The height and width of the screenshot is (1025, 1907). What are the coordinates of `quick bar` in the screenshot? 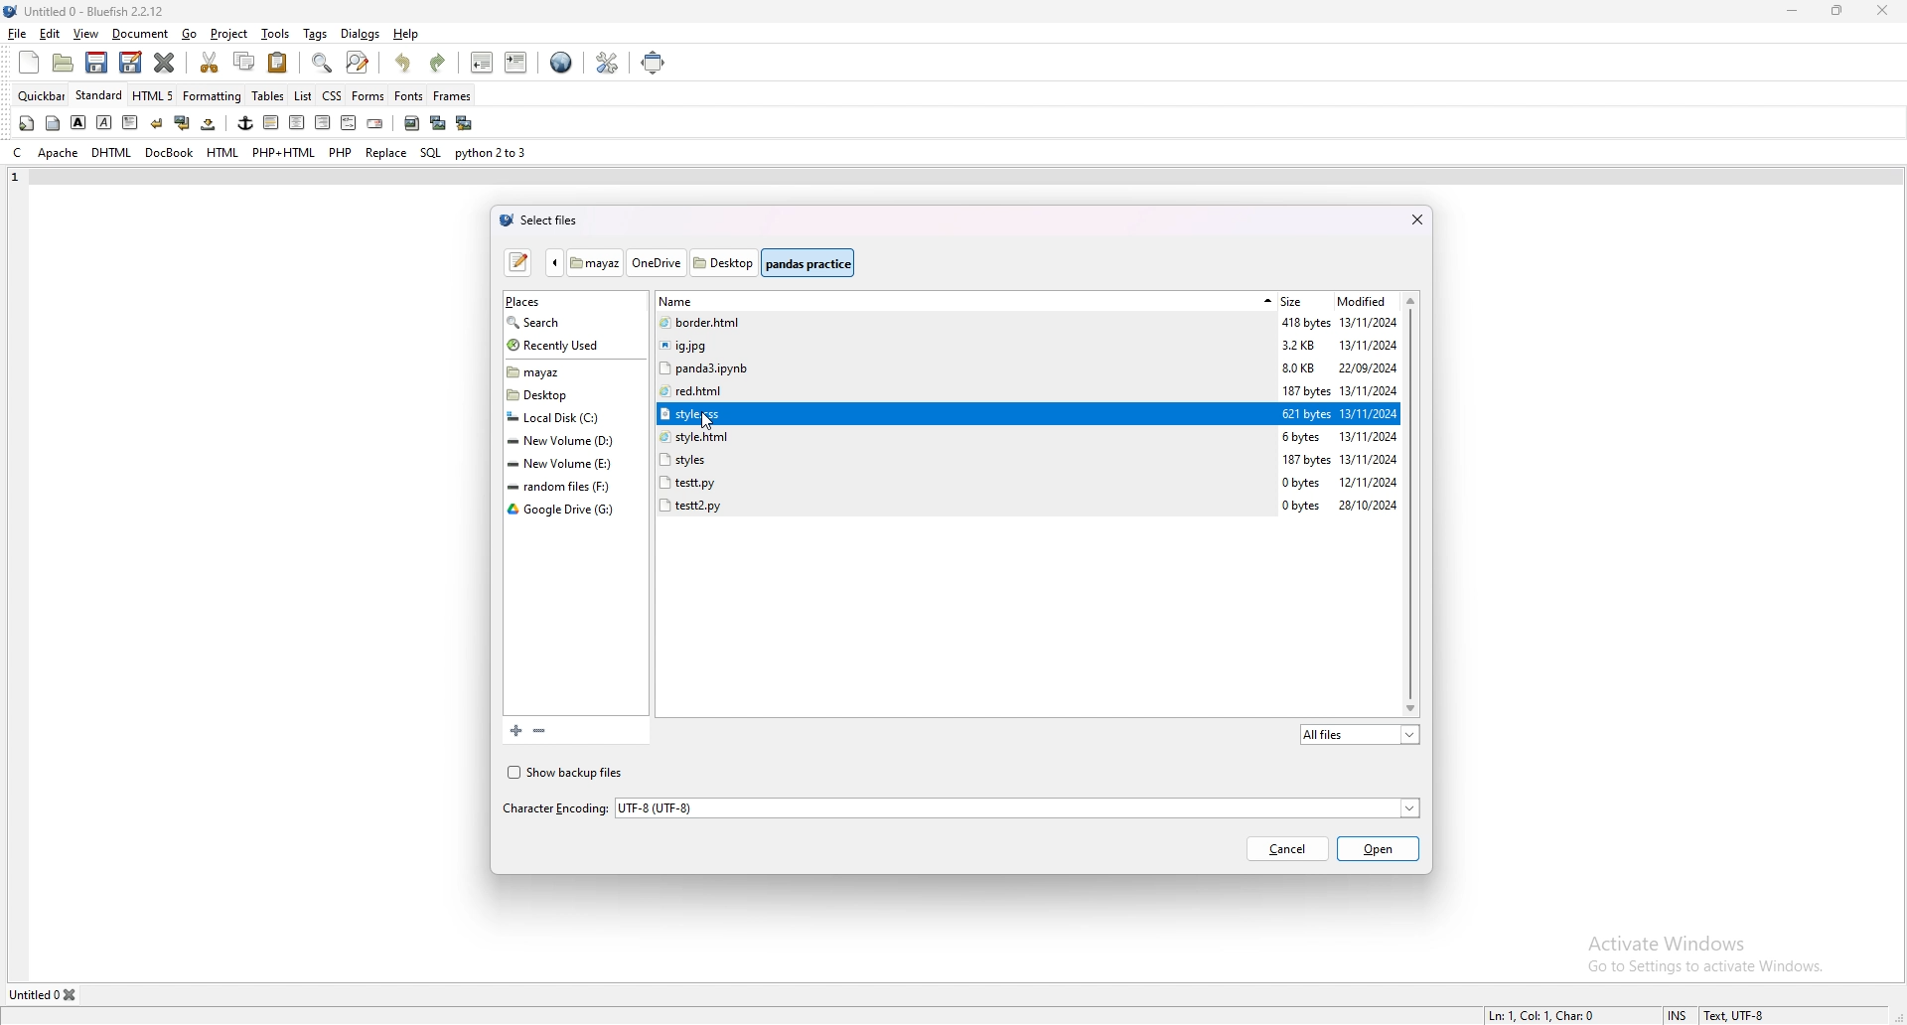 It's located at (43, 96).